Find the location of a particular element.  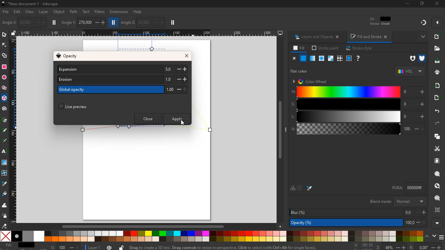

glass is located at coordinates (330, 59).